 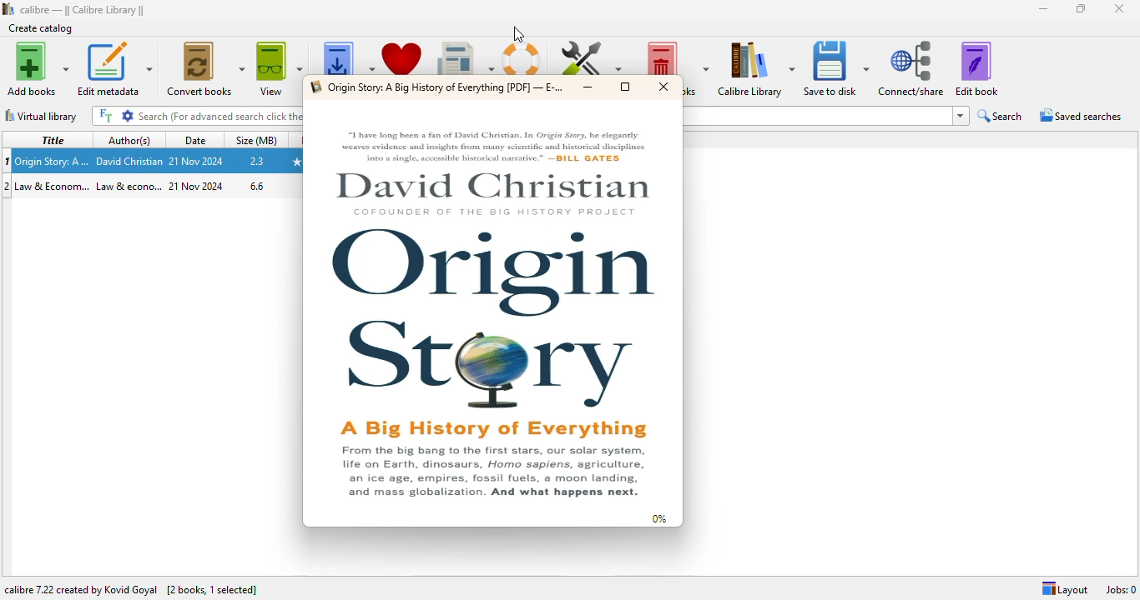 What do you see at coordinates (213, 590) in the screenshot?
I see `[2 books, 1 selected]` at bounding box center [213, 590].